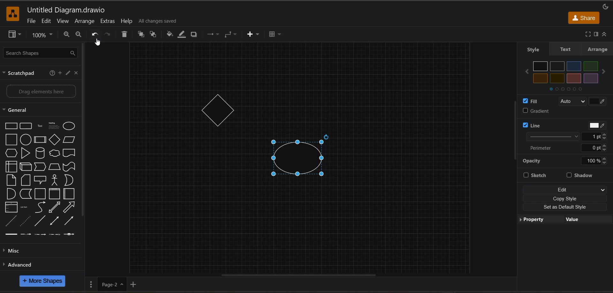  What do you see at coordinates (253, 35) in the screenshot?
I see `insert` at bounding box center [253, 35].